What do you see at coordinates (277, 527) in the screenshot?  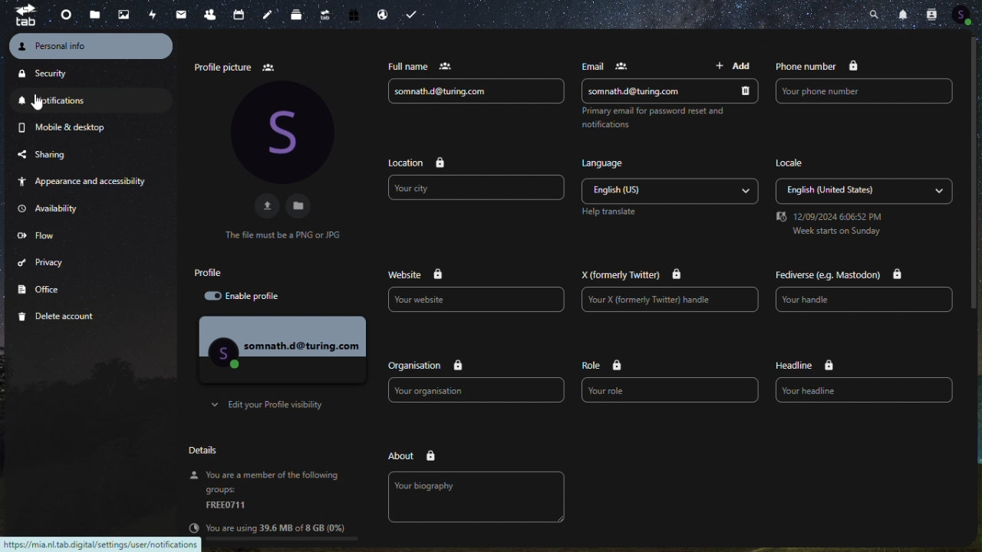 I see `storage` at bounding box center [277, 527].